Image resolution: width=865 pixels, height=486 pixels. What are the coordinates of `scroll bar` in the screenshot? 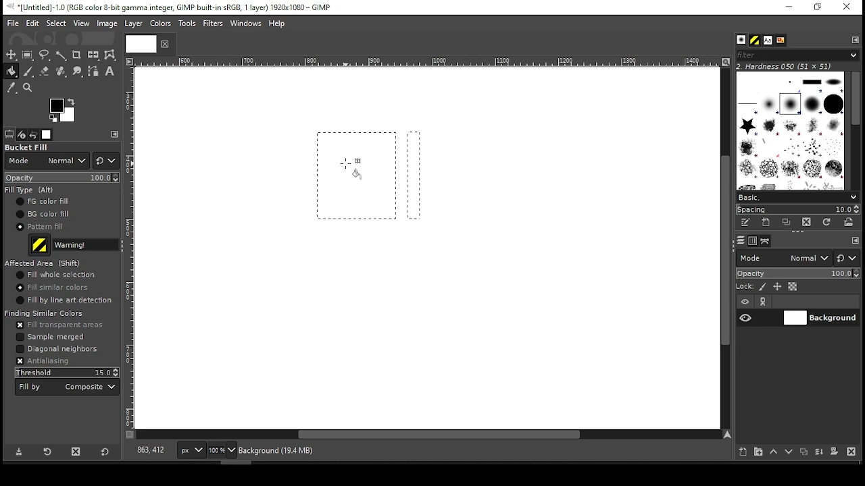 It's located at (428, 435).